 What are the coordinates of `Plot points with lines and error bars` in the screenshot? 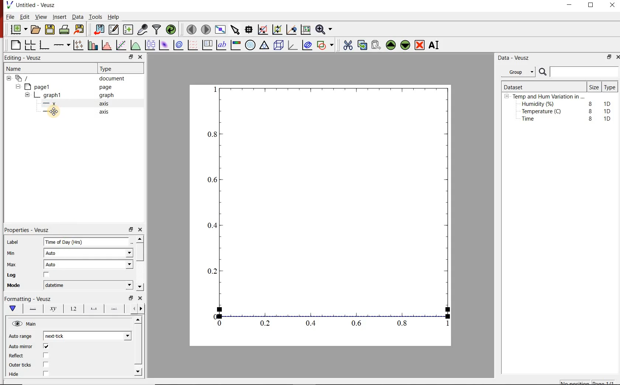 It's located at (78, 44).